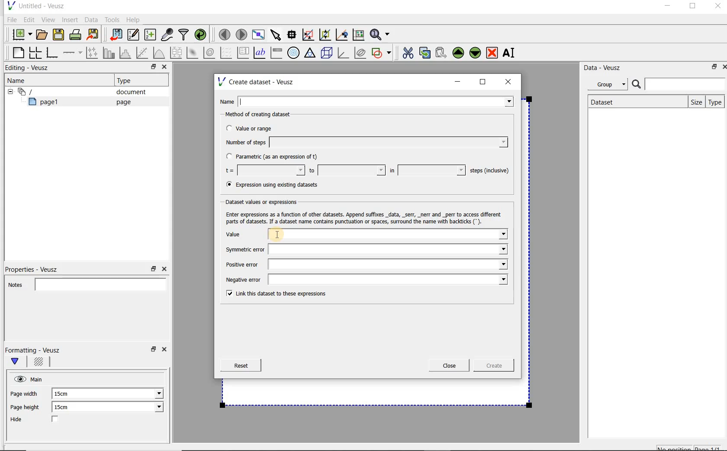  I want to click on maximize, so click(693, 7).